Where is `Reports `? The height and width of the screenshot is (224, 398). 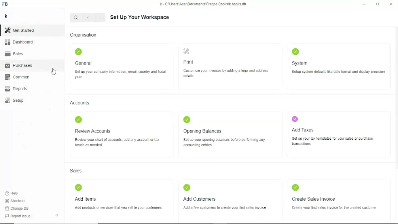
Reports  is located at coordinates (16, 89).